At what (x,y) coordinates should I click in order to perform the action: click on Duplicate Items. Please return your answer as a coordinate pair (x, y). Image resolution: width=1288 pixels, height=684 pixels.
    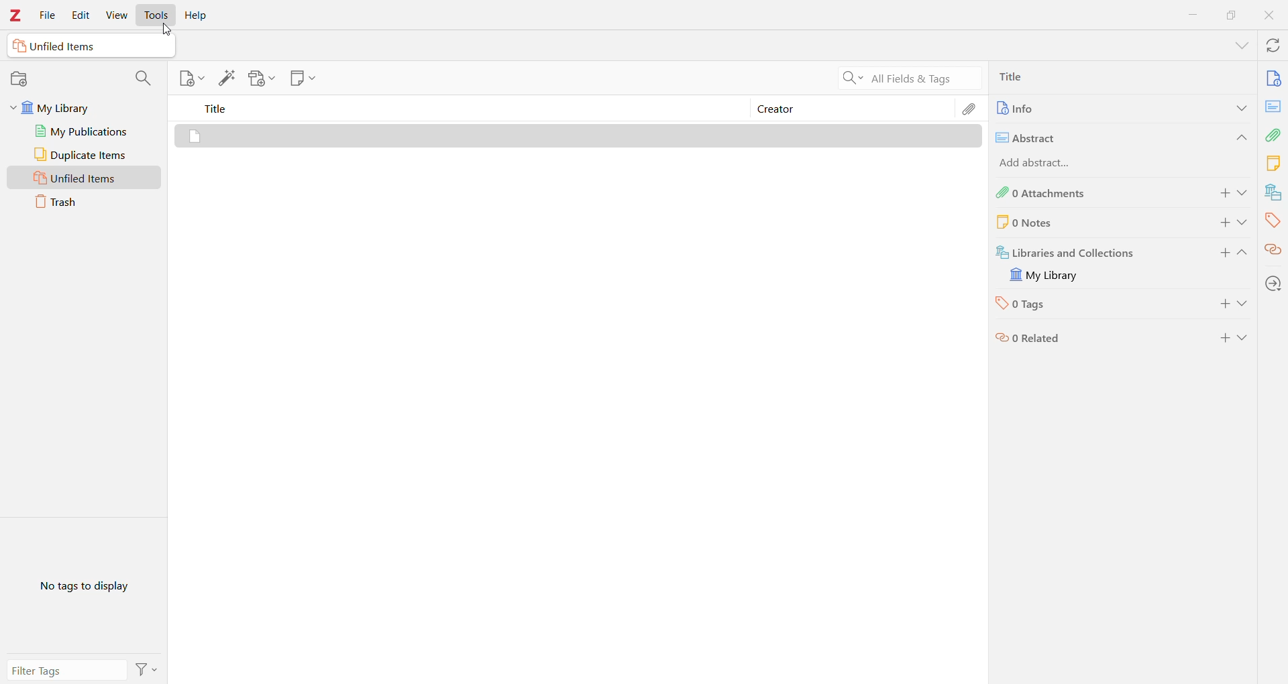
    Looking at the image, I should click on (91, 155).